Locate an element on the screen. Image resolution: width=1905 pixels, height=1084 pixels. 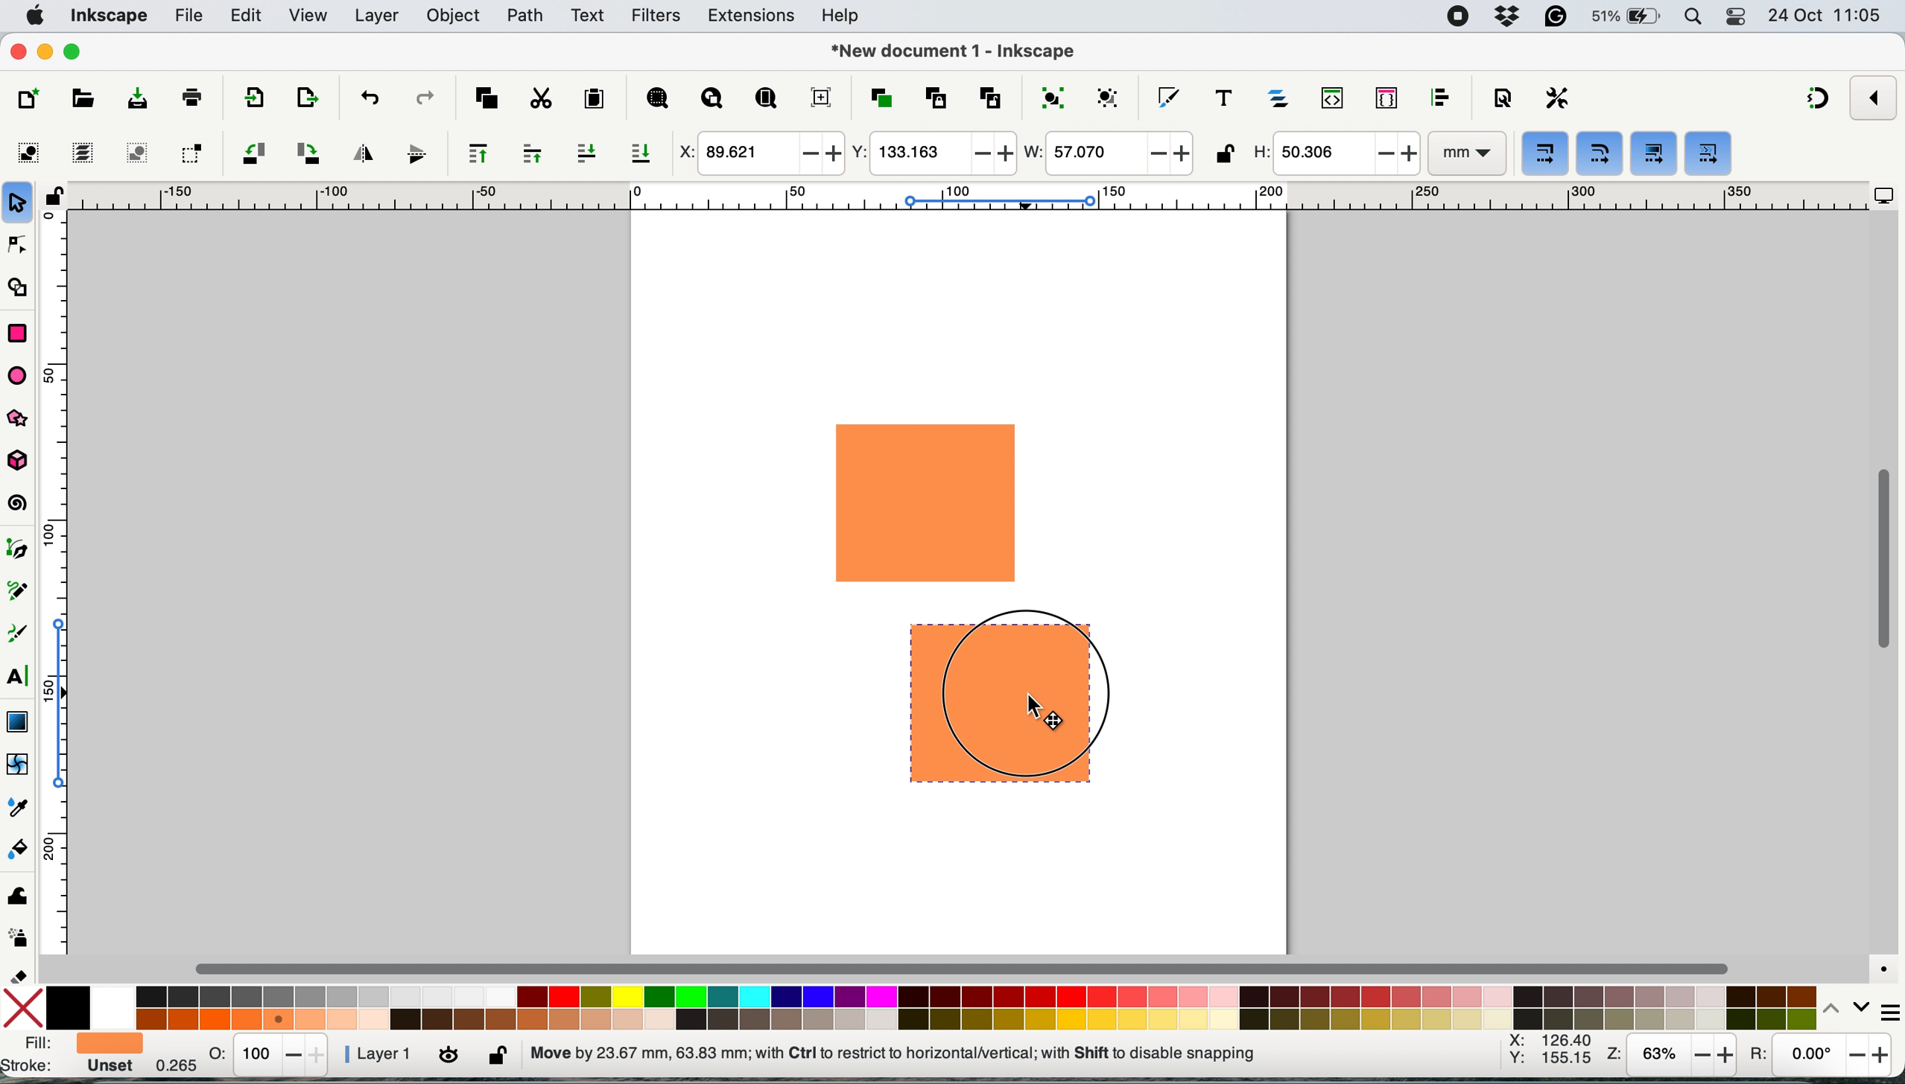
move gradients is located at coordinates (1655, 153).